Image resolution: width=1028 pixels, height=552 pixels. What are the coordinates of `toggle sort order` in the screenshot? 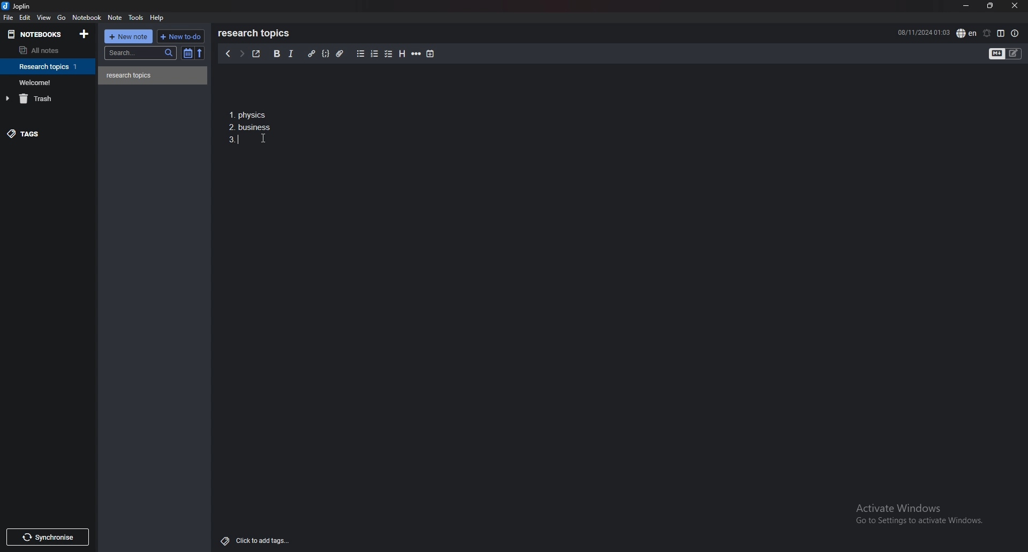 It's located at (188, 53).